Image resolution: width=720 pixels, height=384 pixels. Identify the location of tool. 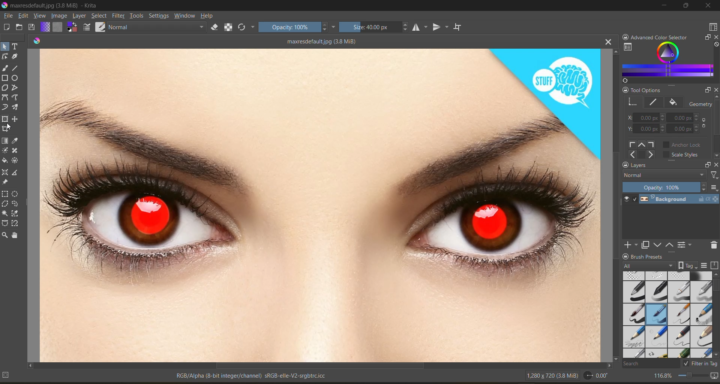
(6, 107).